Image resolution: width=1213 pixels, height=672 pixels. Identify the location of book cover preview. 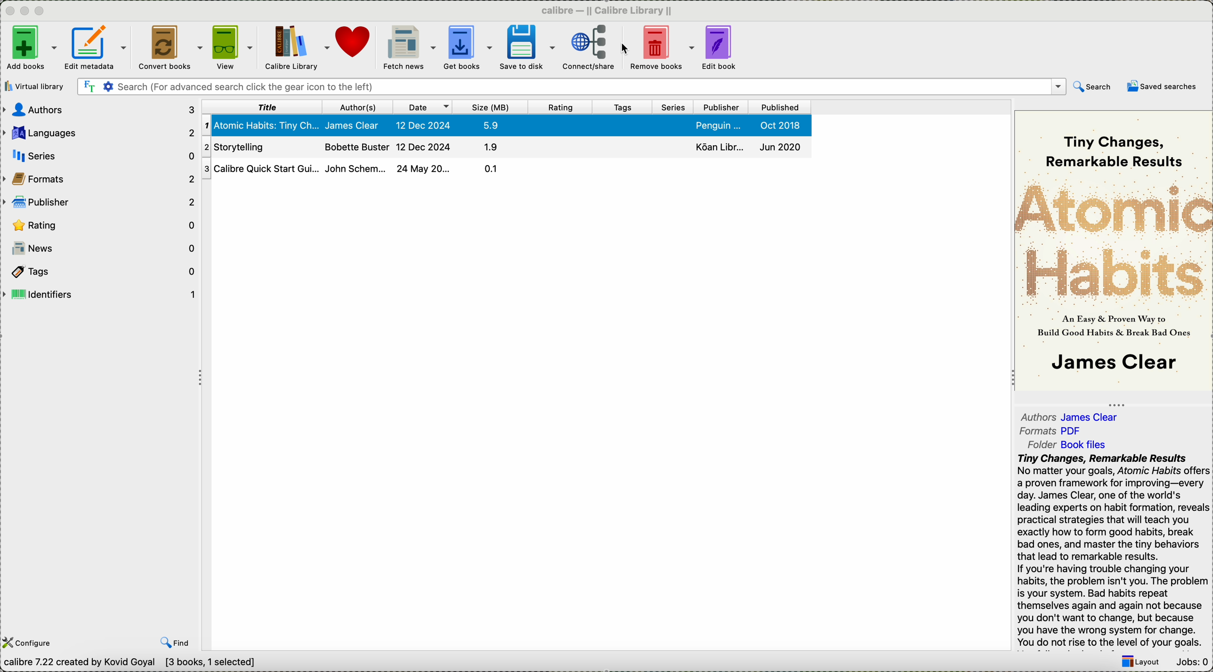
(1114, 250).